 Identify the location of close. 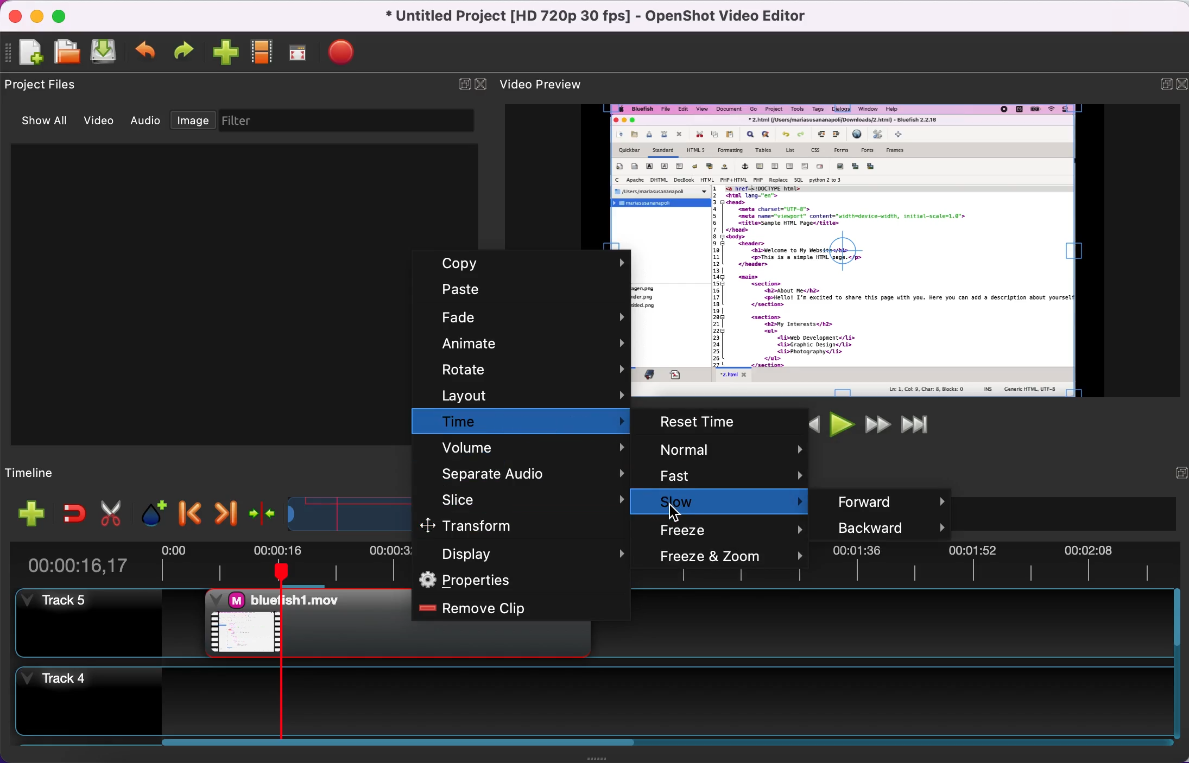
(1179, 85).